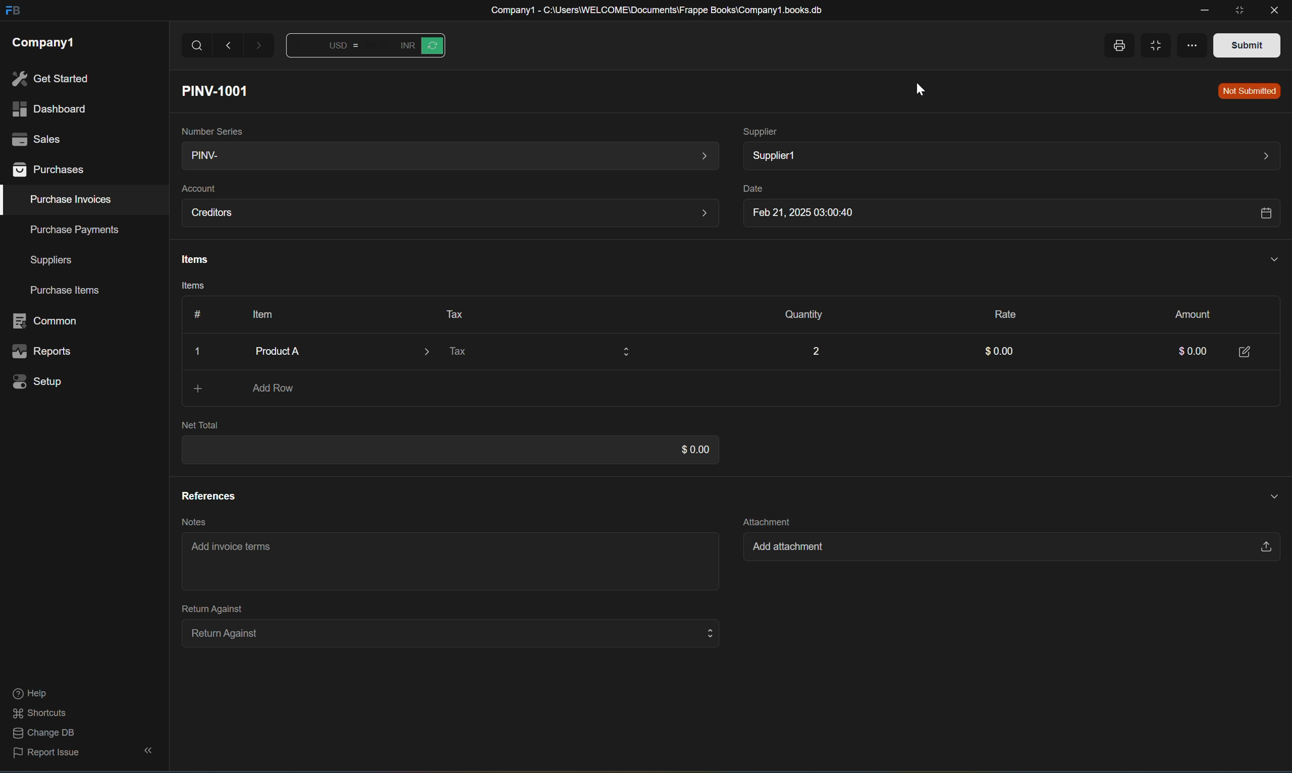  I want to click on Hide, so click(1267, 494).